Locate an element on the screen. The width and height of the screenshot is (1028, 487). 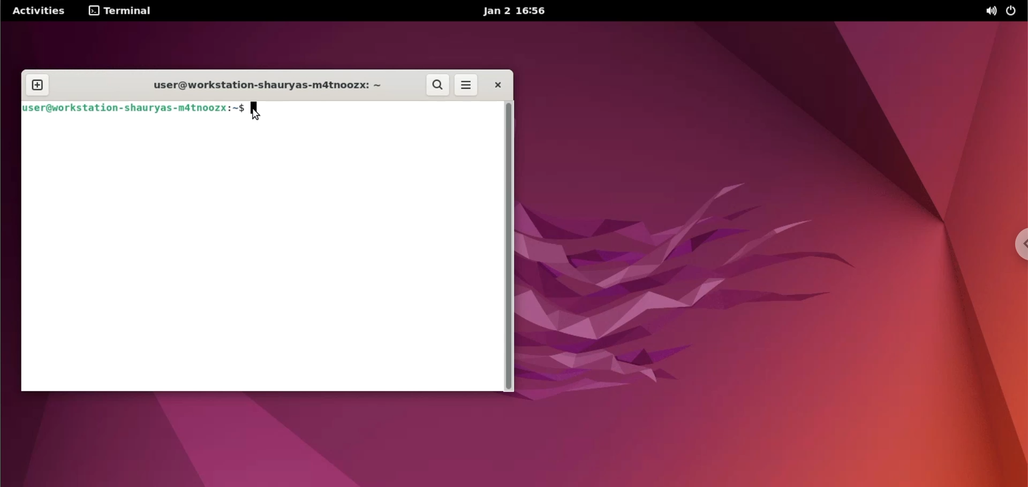
sound options is located at coordinates (988, 11).